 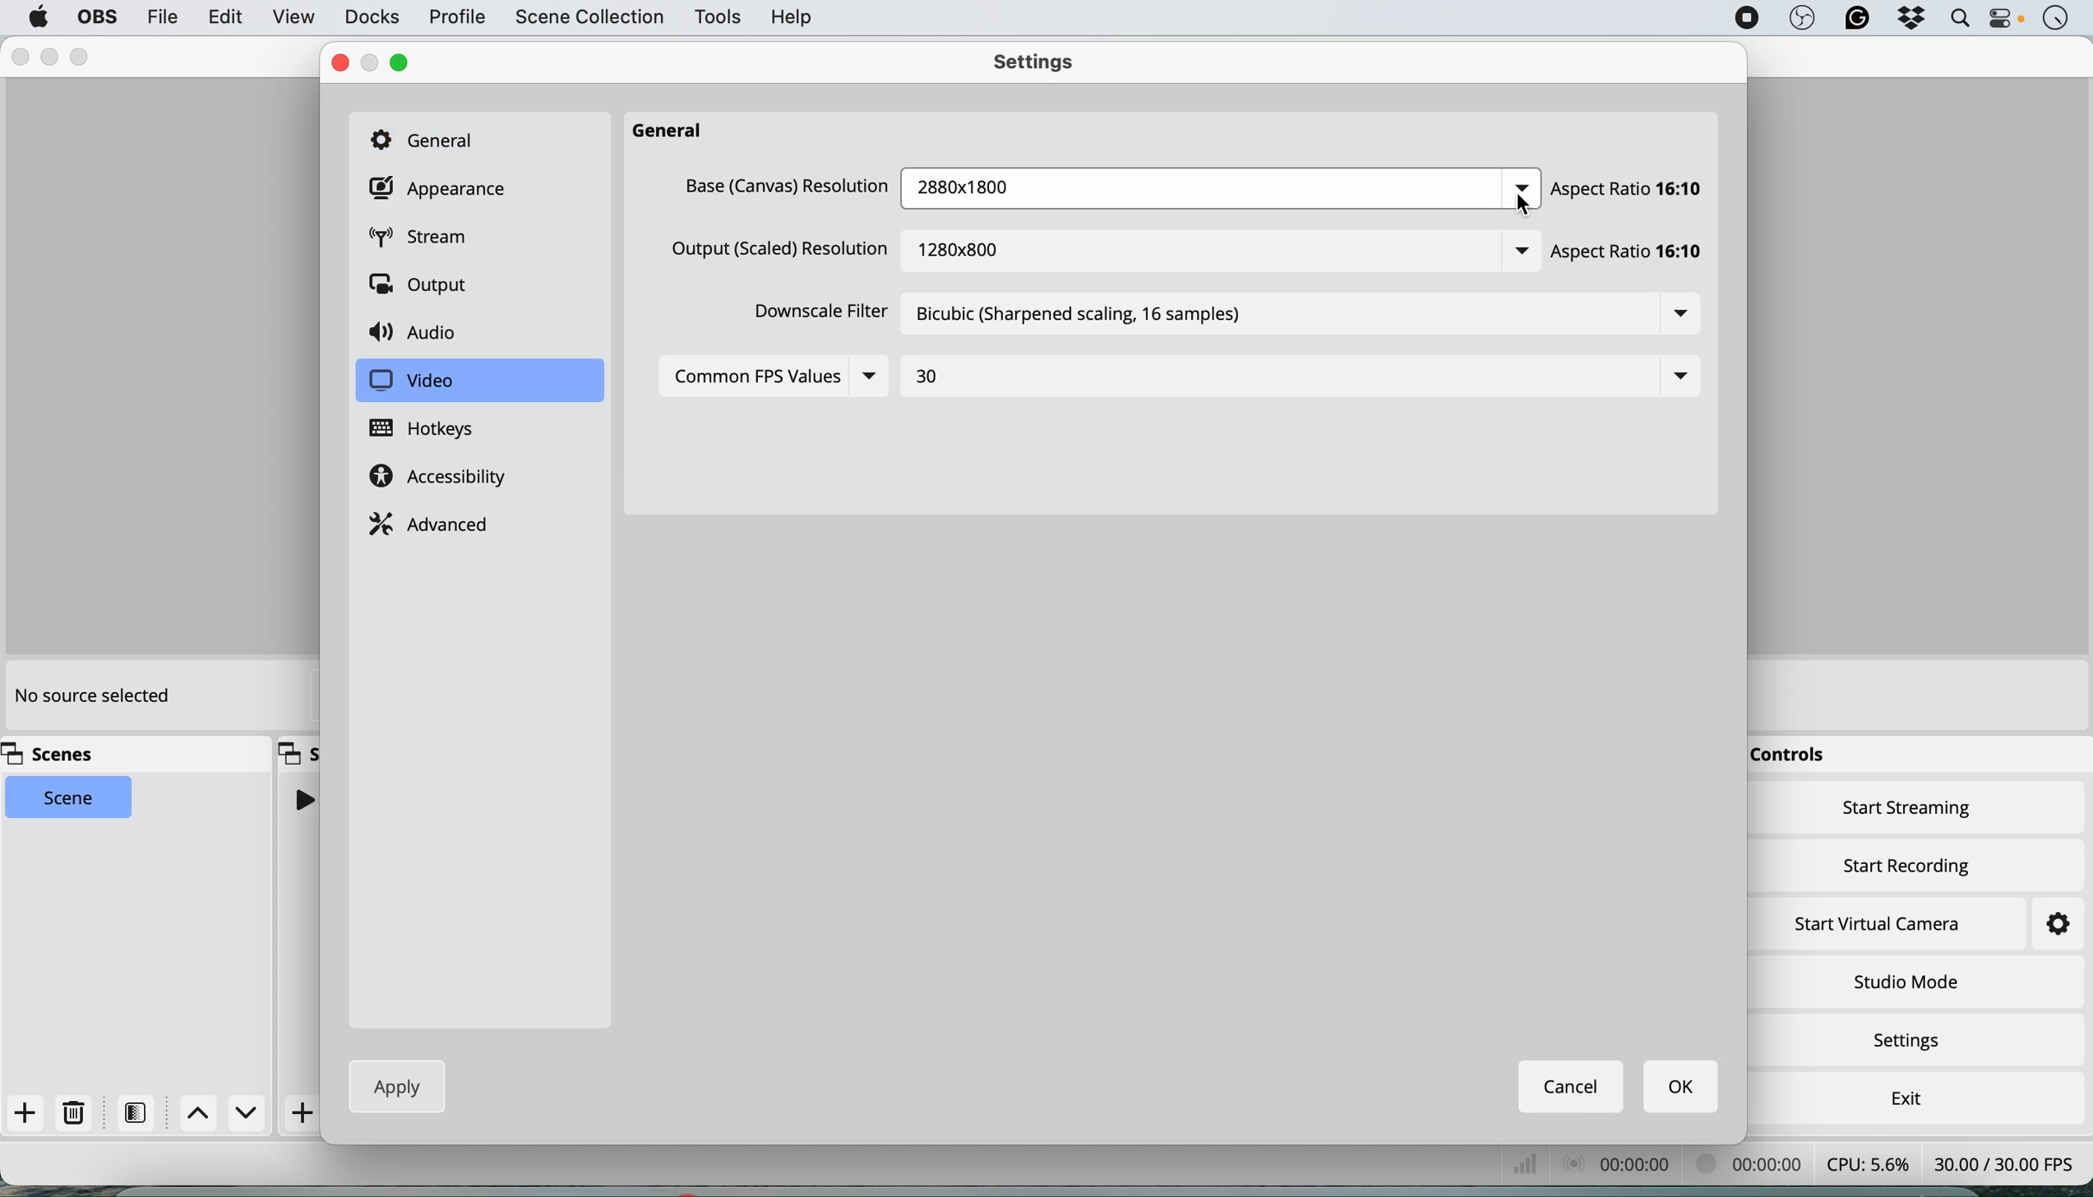 I want to click on start virtual camera, so click(x=1879, y=924).